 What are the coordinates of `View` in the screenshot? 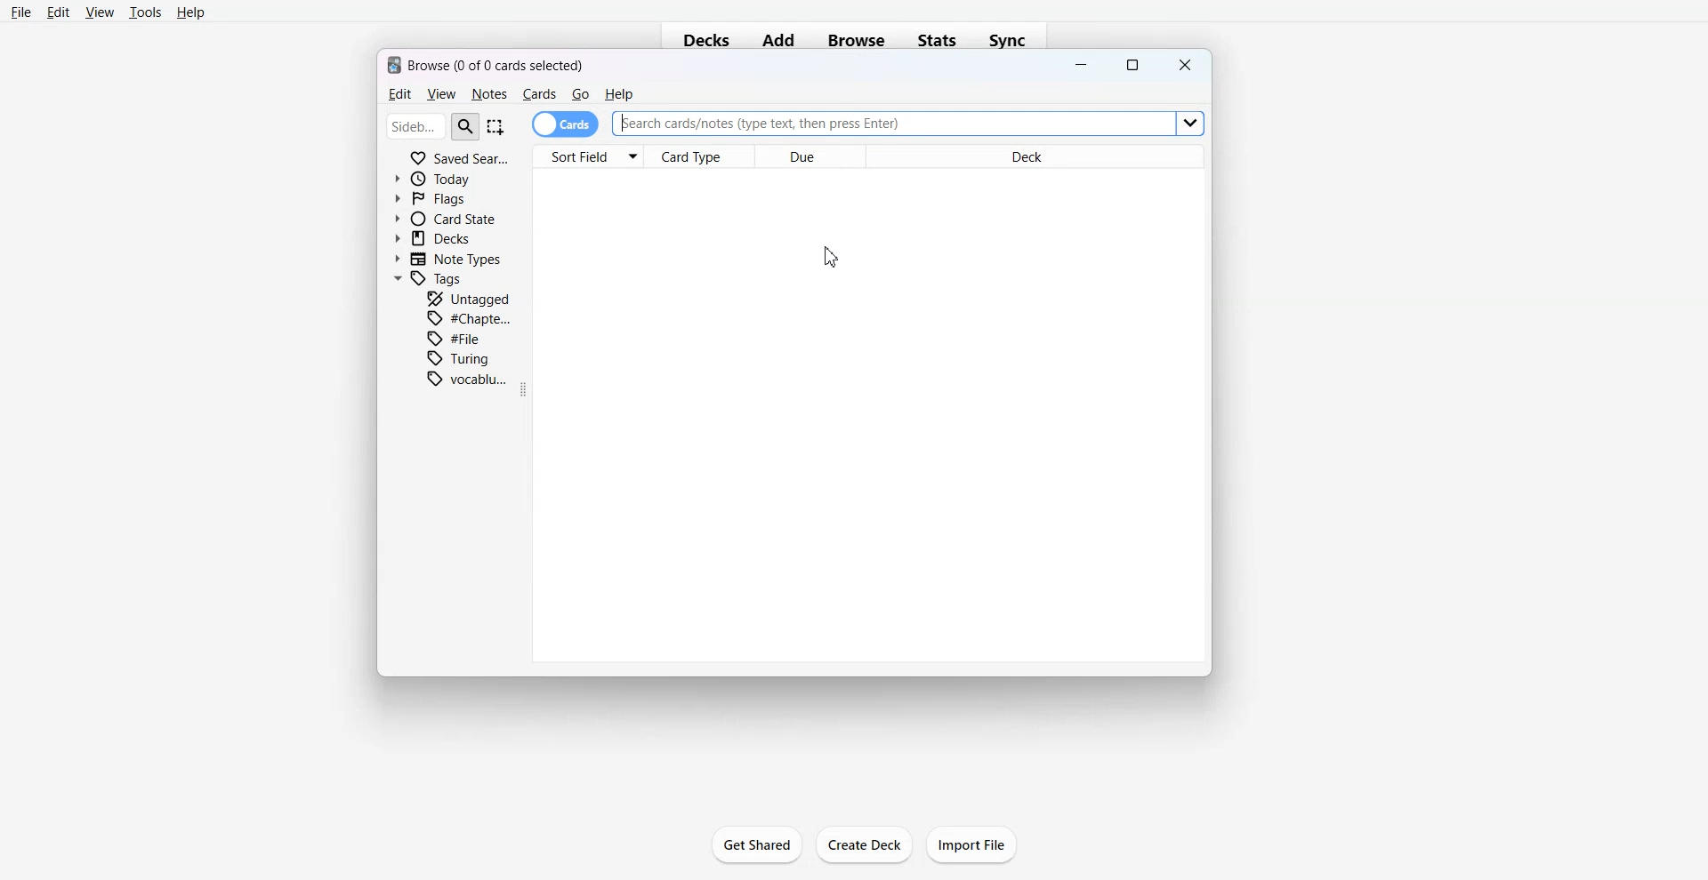 It's located at (440, 94).